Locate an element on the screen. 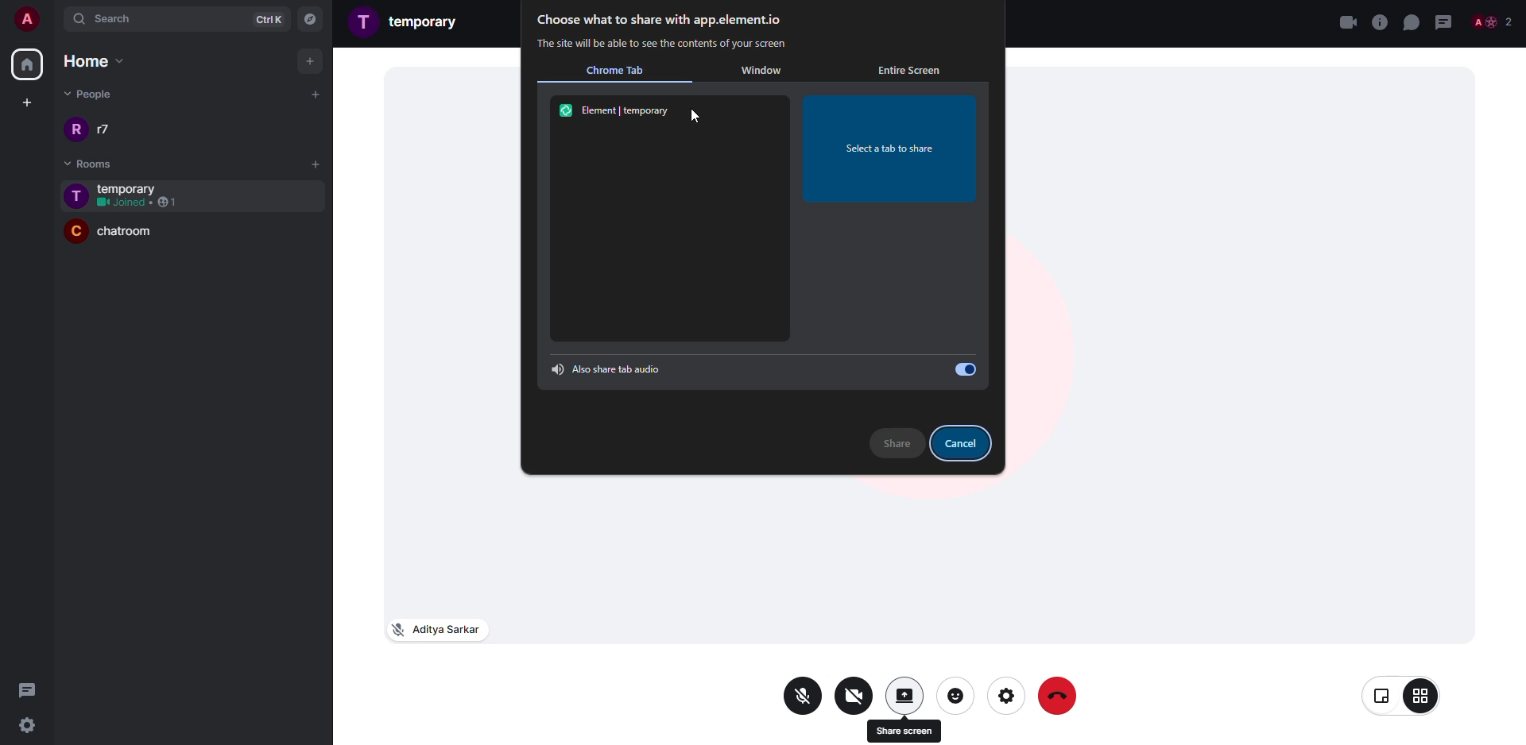 The image size is (1526, 745). room is located at coordinates (134, 187).